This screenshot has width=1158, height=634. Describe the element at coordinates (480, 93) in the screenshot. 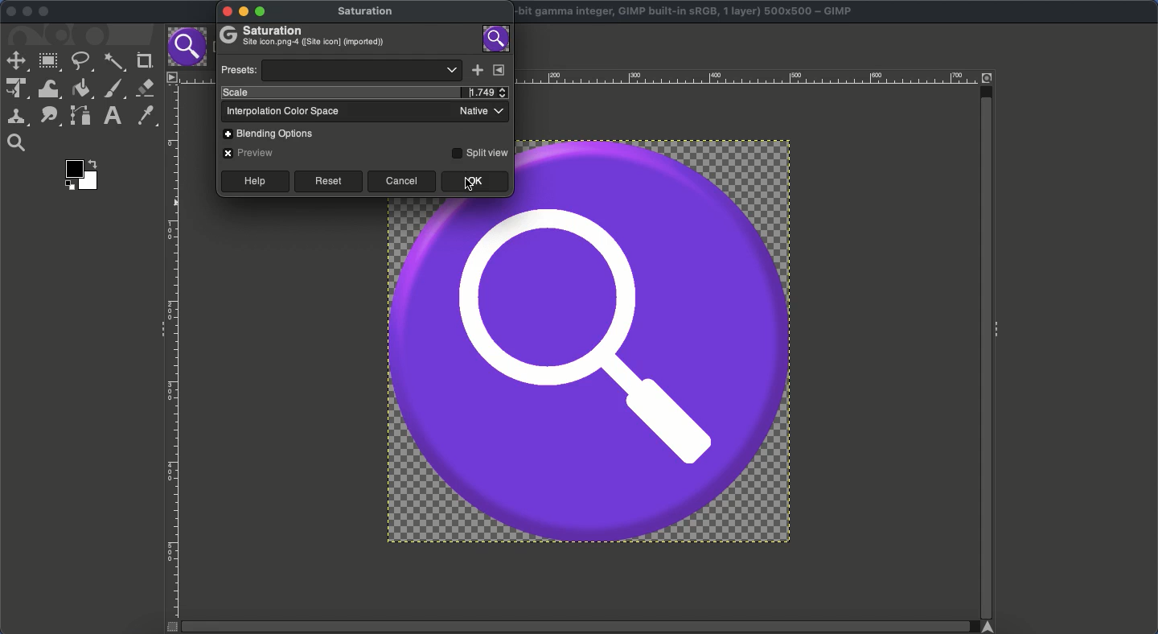

I see `Increased saturation` at that location.